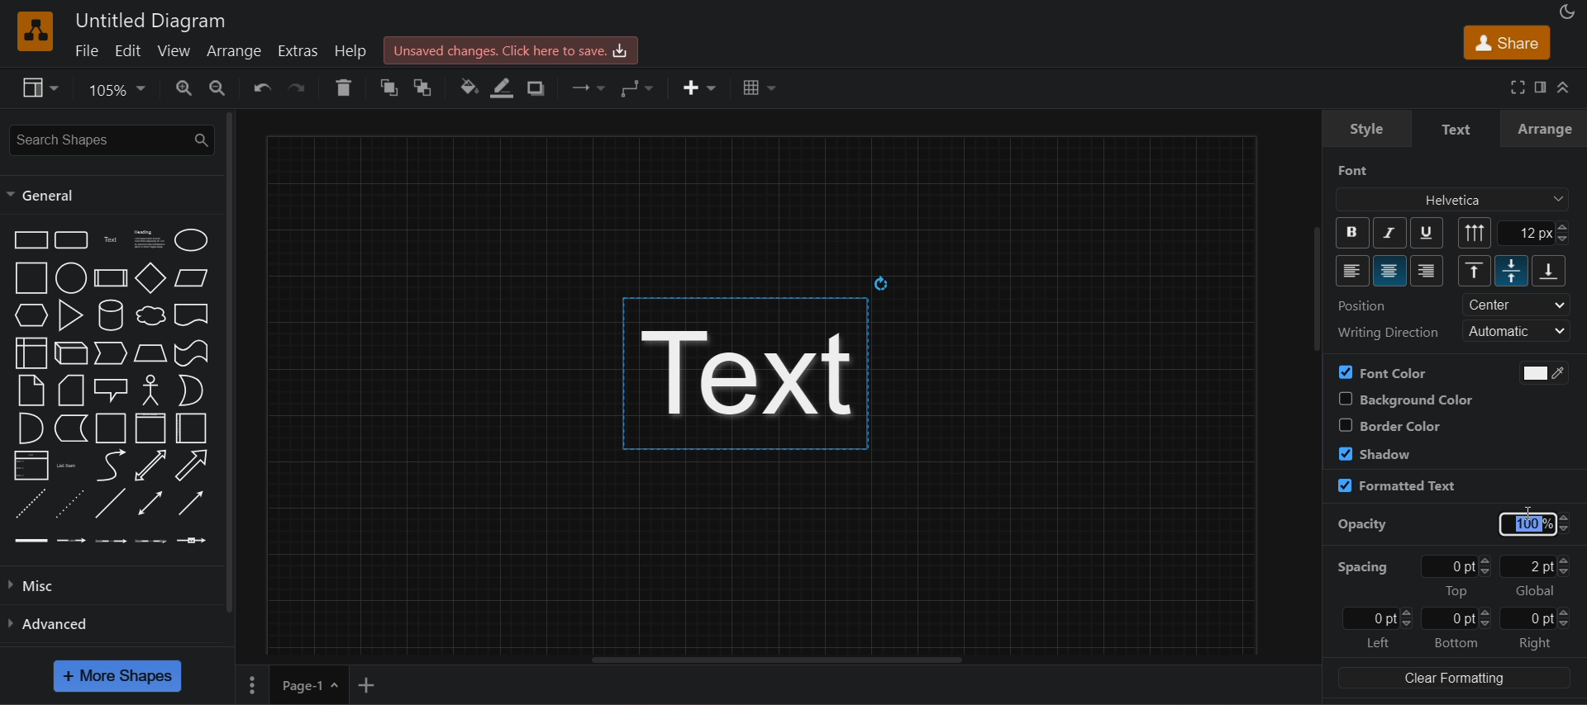 This screenshot has width=1587, height=705. What do you see at coordinates (1515, 86) in the screenshot?
I see `fullscreen` at bounding box center [1515, 86].